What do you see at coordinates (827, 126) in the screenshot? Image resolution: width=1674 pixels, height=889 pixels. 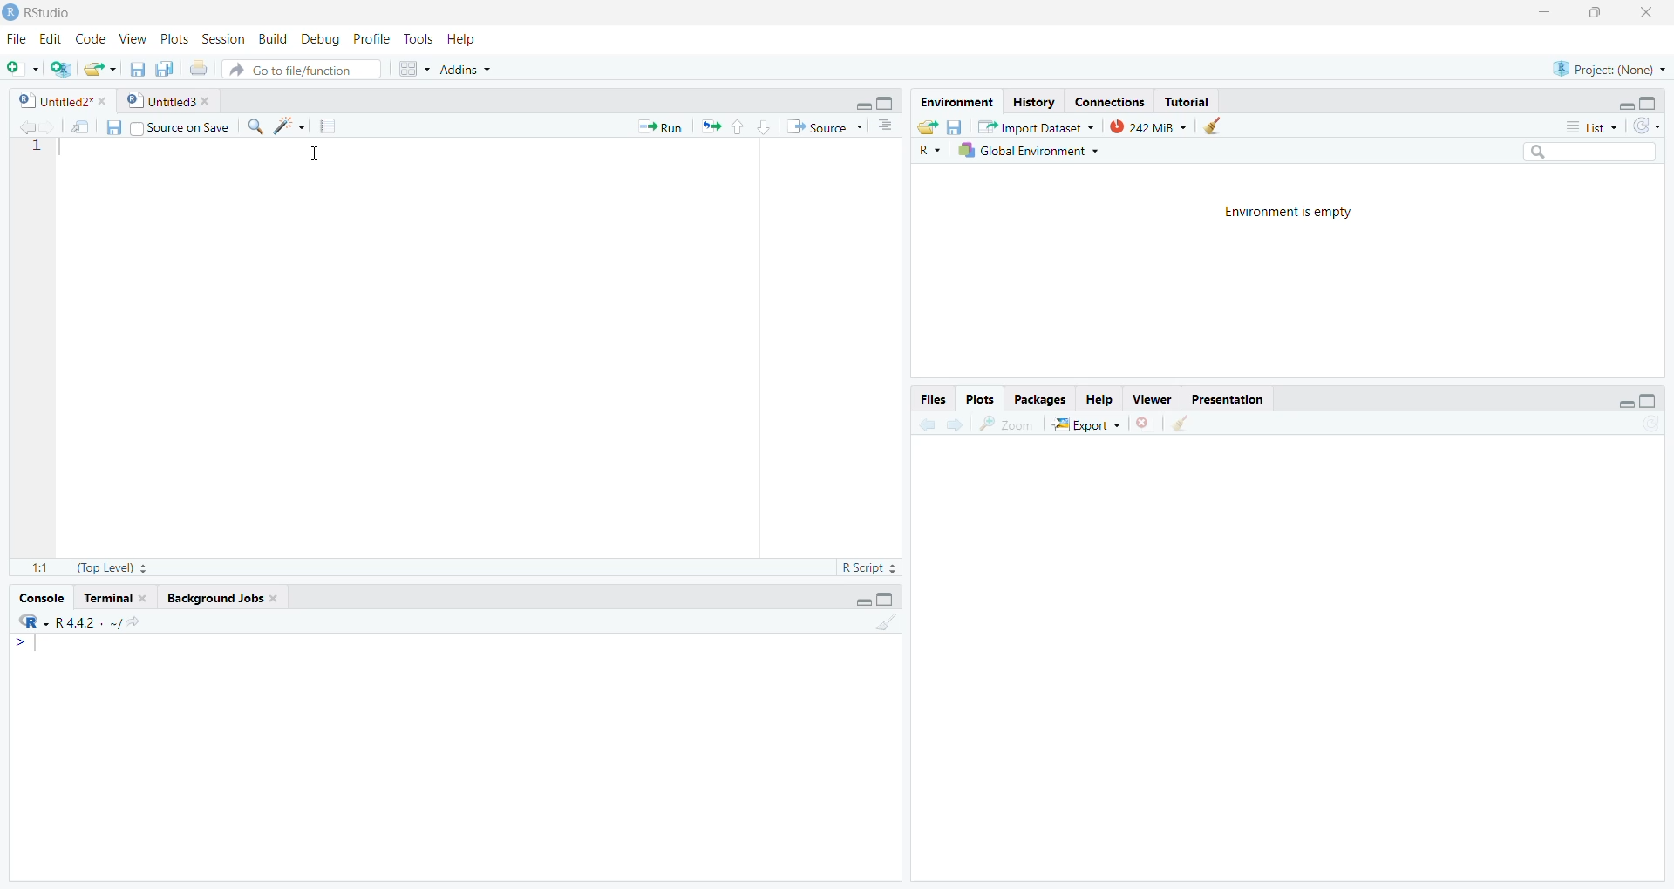 I see `Source ` at bounding box center [827, 126].